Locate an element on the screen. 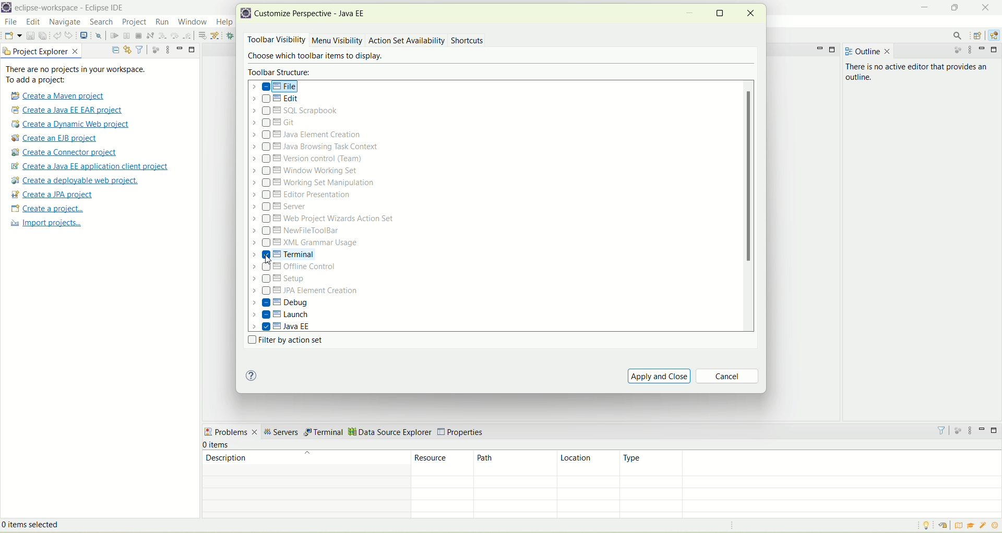 The width and height of the screenshot is (1002, 533). working set manipulation is located at coordinates (315, 182).